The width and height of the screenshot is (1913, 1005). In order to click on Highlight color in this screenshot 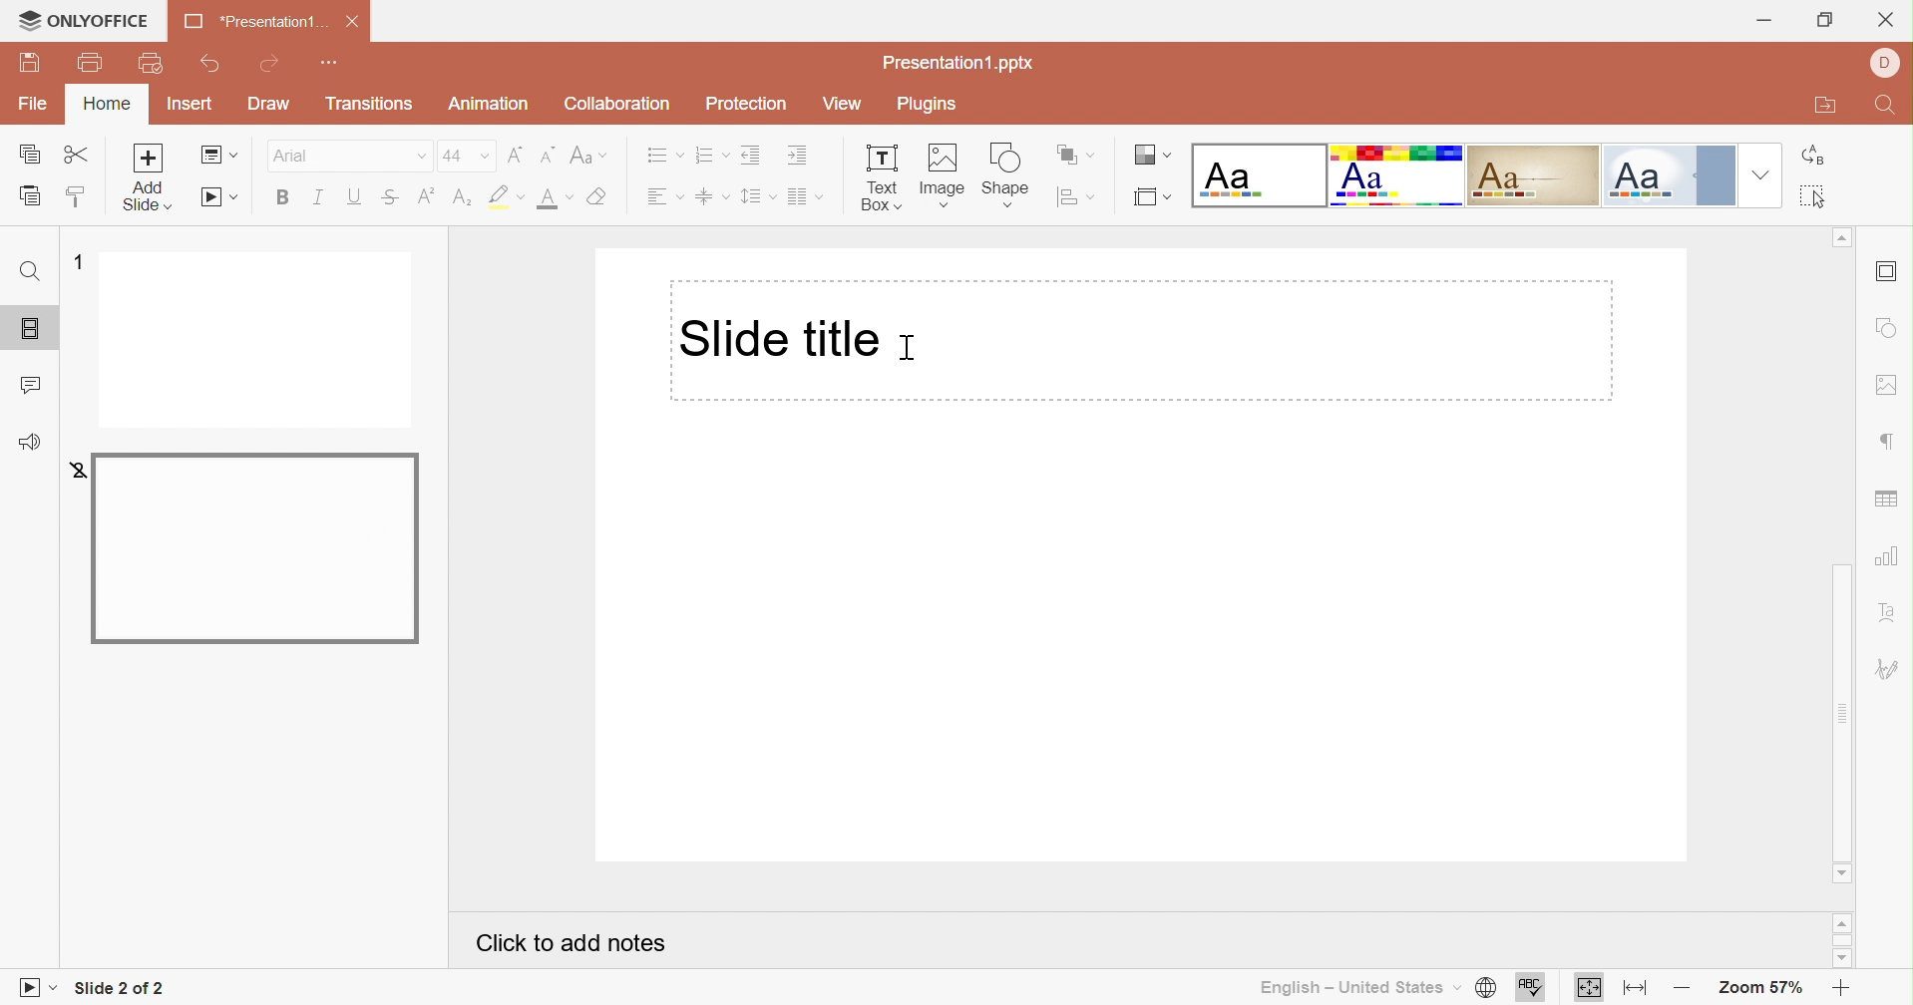, I will do `click(464, 198)`.